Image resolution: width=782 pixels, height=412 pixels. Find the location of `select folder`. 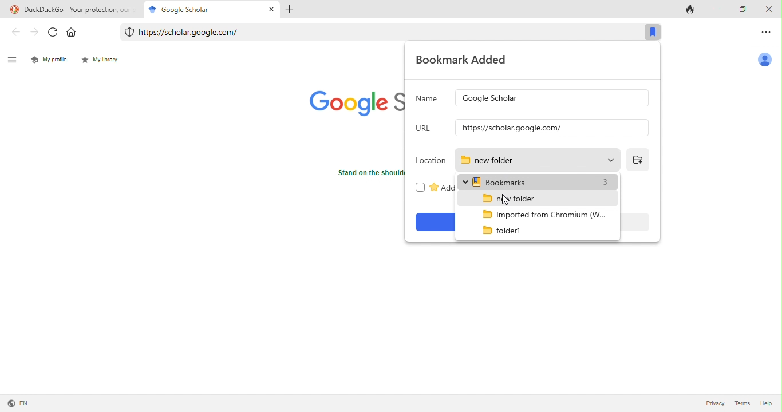

select folder is located at coordinates (515, 198).